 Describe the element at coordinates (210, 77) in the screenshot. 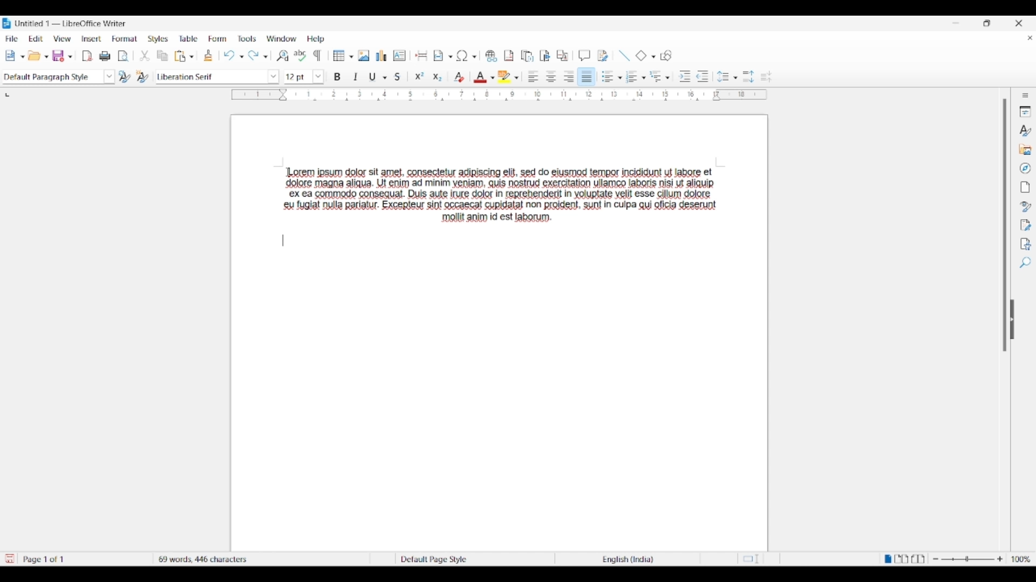

I see `Manually change font` at that location.